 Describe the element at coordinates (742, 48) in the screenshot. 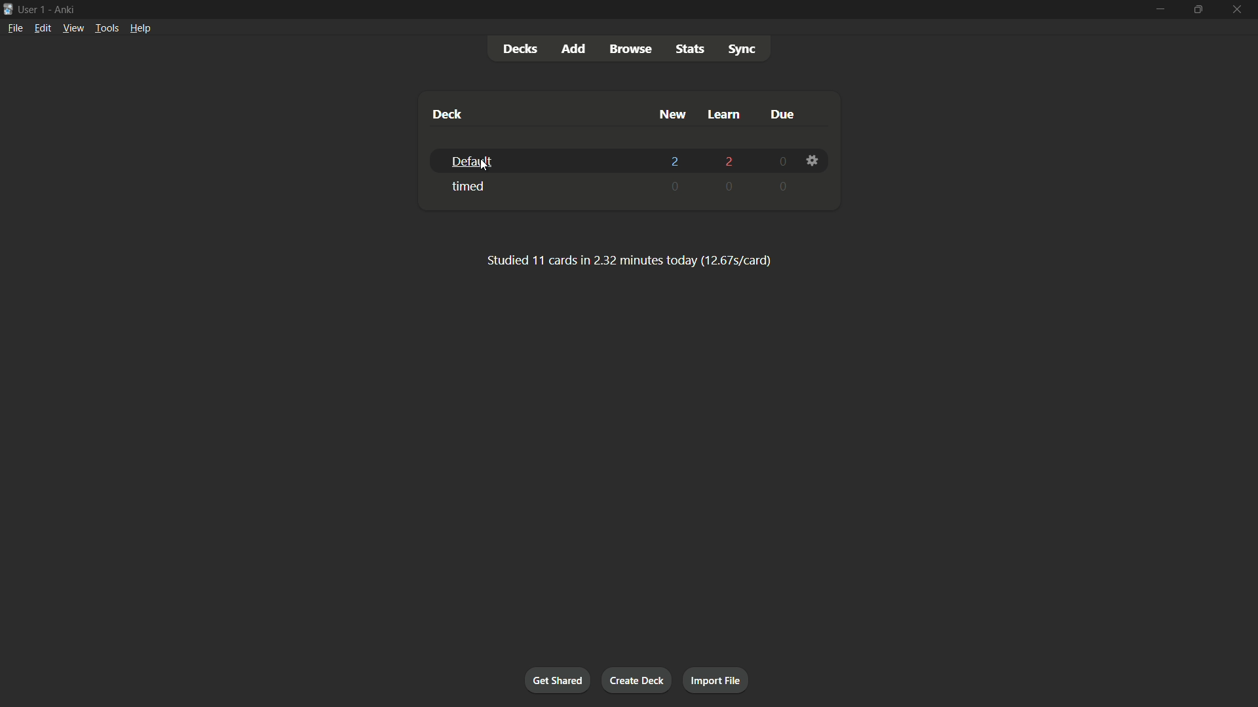

I see `sync` at that location.